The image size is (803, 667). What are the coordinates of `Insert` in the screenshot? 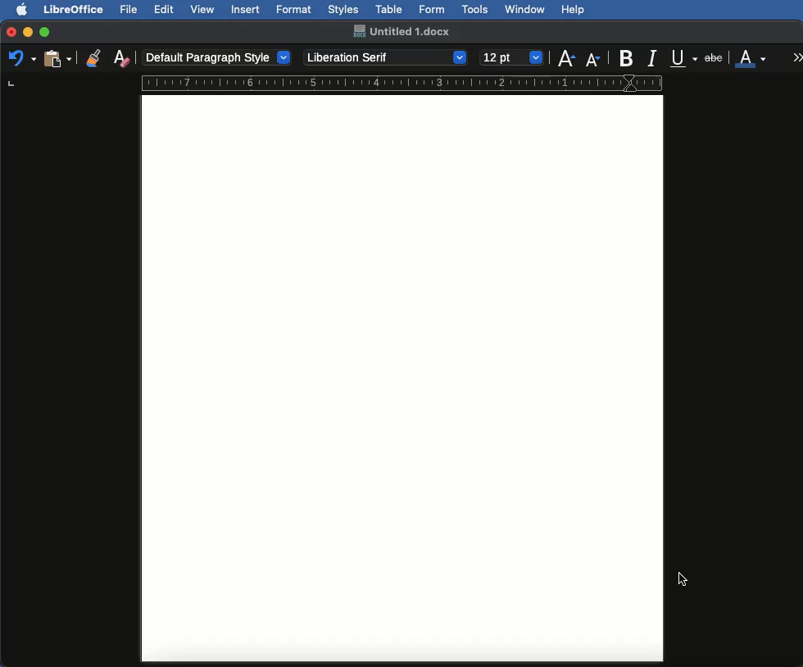 It's located at (246, 9).